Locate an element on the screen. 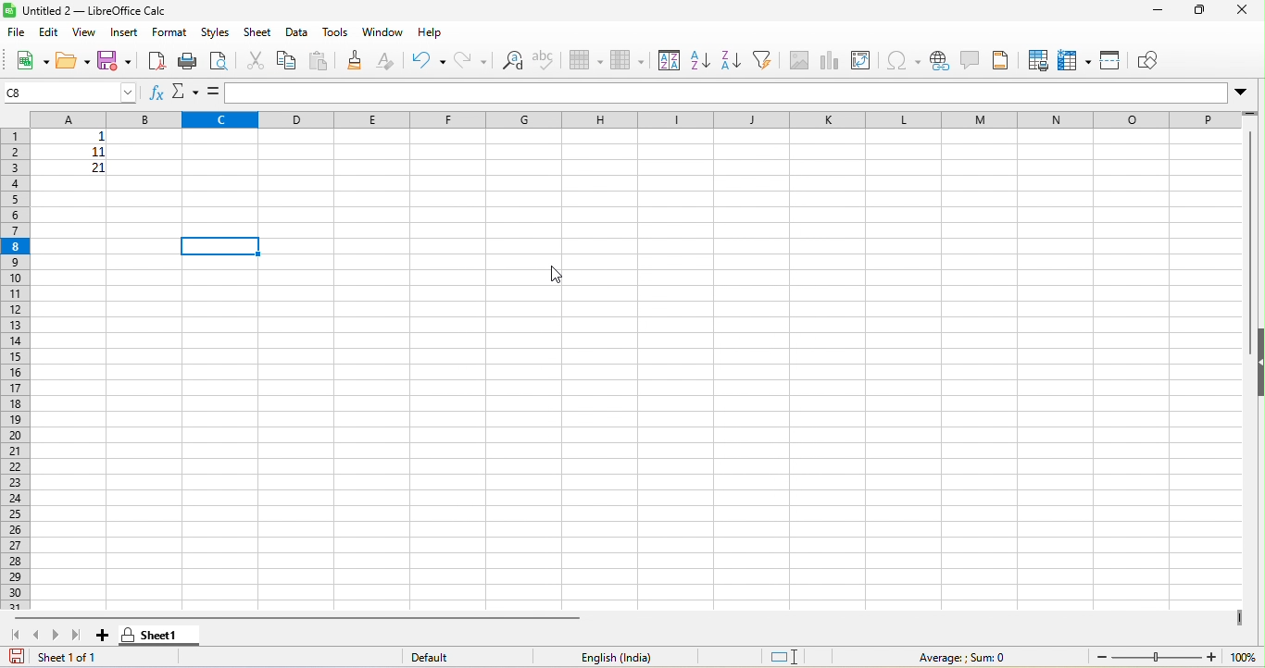 The image size is (1265, 668). help is located at coordinates (436, 32).